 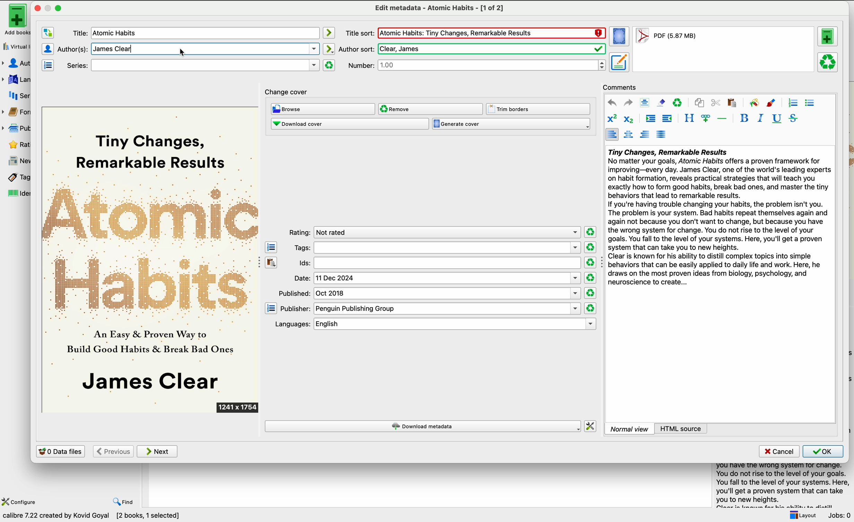 What do you see at coordinates (16, 79) in the screenshot?
I see `languages` at bounding box center [16, 79].